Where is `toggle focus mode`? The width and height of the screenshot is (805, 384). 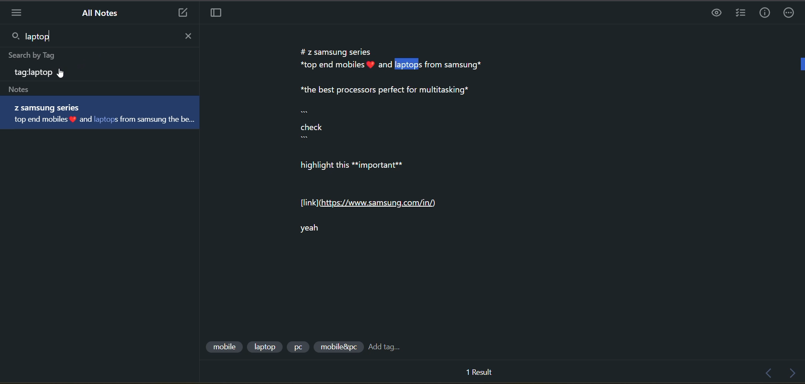 toggle focus mode is located at coordinates (219, 15).